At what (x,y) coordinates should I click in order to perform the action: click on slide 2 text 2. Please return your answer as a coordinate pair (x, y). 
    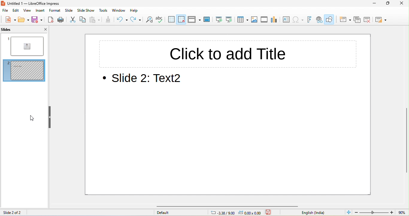
    Looking at the image, I should click on (145, 79).